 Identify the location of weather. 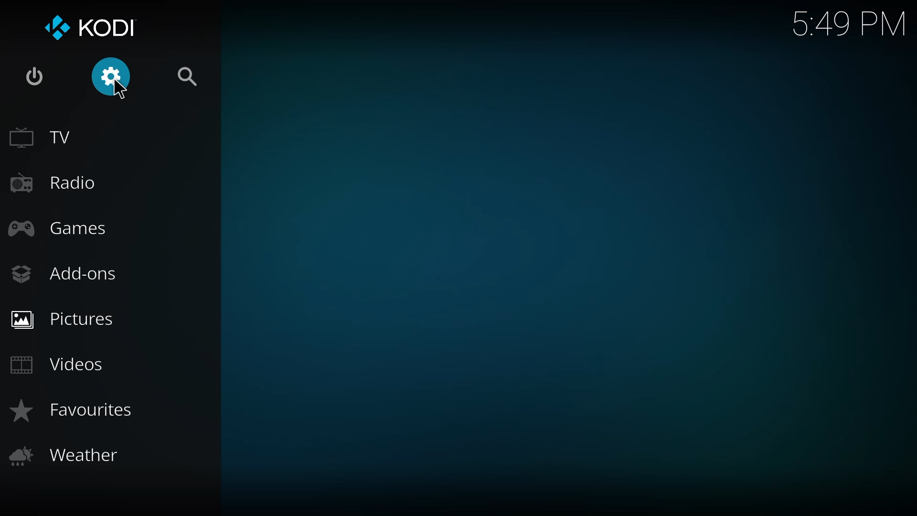
(69, 456).